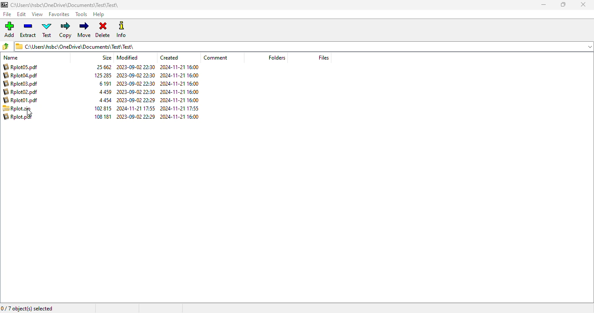 The image size is (594, 313). I want to click on 2023-09-02 22:30, so click(136, 67).